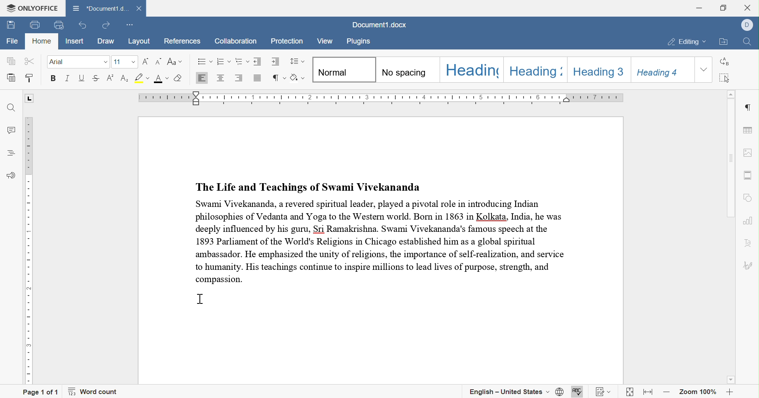 The height and width of the screenshot is (398, 759). Describe the element at coordinates (239, 77) in the screenshot. I see `align right` at that location.